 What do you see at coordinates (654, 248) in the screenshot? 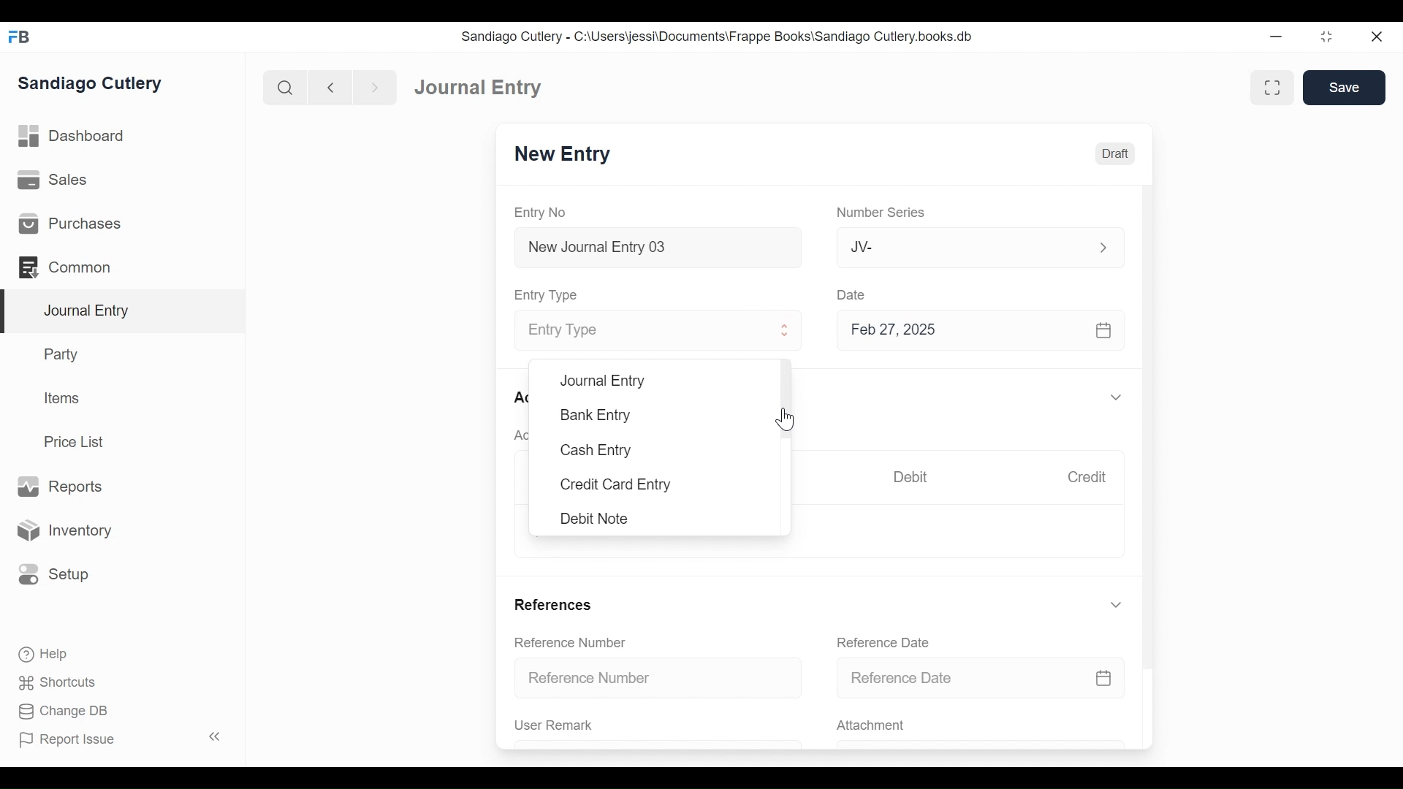
I see `New Journal Entry 03` at bounding box center [654, 248].